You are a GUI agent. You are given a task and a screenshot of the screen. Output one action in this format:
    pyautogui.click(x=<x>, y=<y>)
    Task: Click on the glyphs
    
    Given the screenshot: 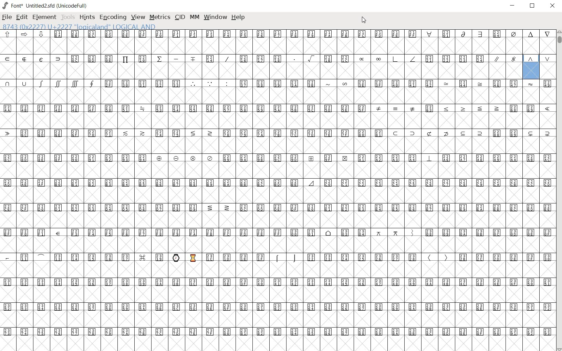 What is the action you would take?
    pyautogui.click(x=258, y=173)
    